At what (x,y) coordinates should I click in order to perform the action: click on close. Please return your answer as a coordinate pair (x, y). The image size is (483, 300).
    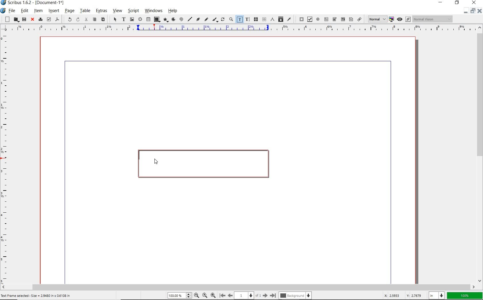
    Looking at the image, I should click on (474, 3).